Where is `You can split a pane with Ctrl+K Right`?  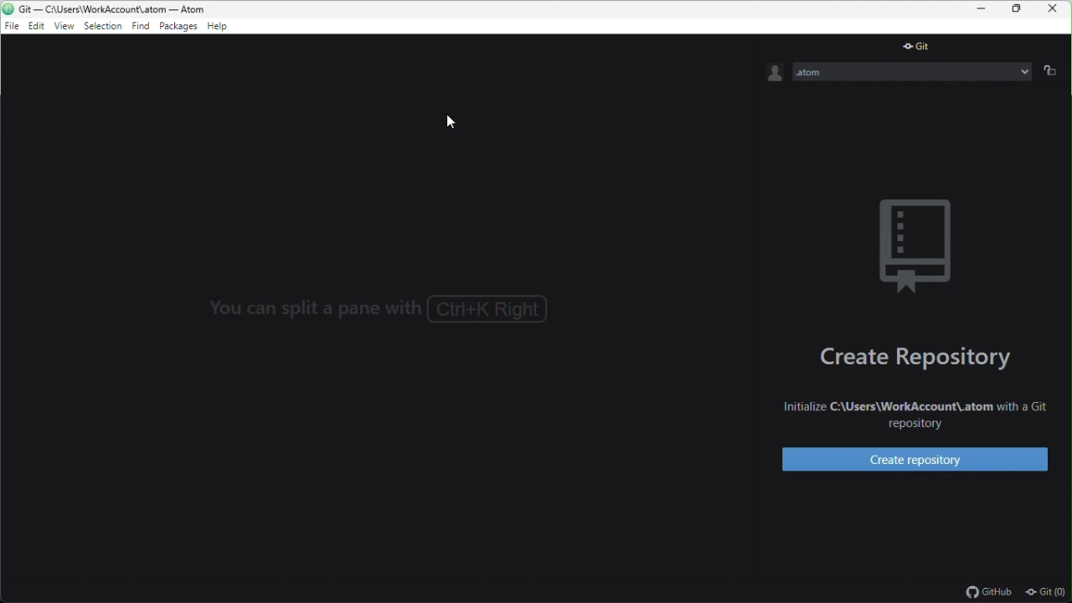
You can split a pane with Ctrl+K Right is located at coordinates (381, 307).